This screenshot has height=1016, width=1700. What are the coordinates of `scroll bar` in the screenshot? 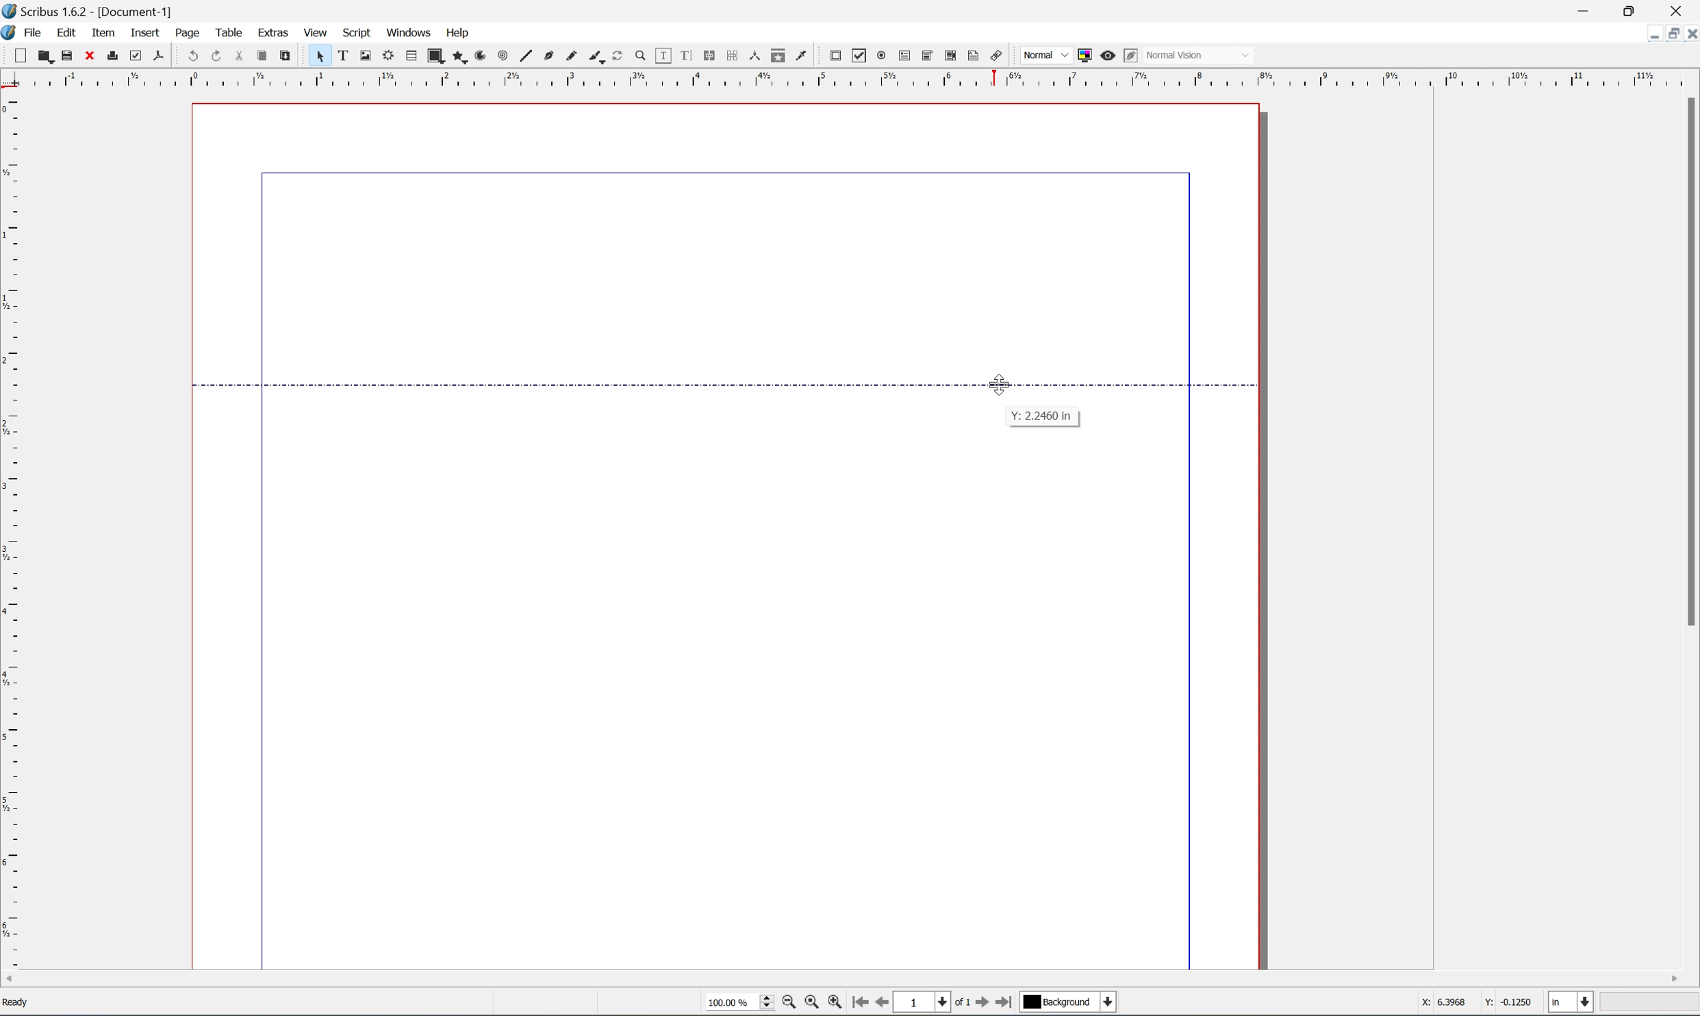 It's located at (1689, 361).